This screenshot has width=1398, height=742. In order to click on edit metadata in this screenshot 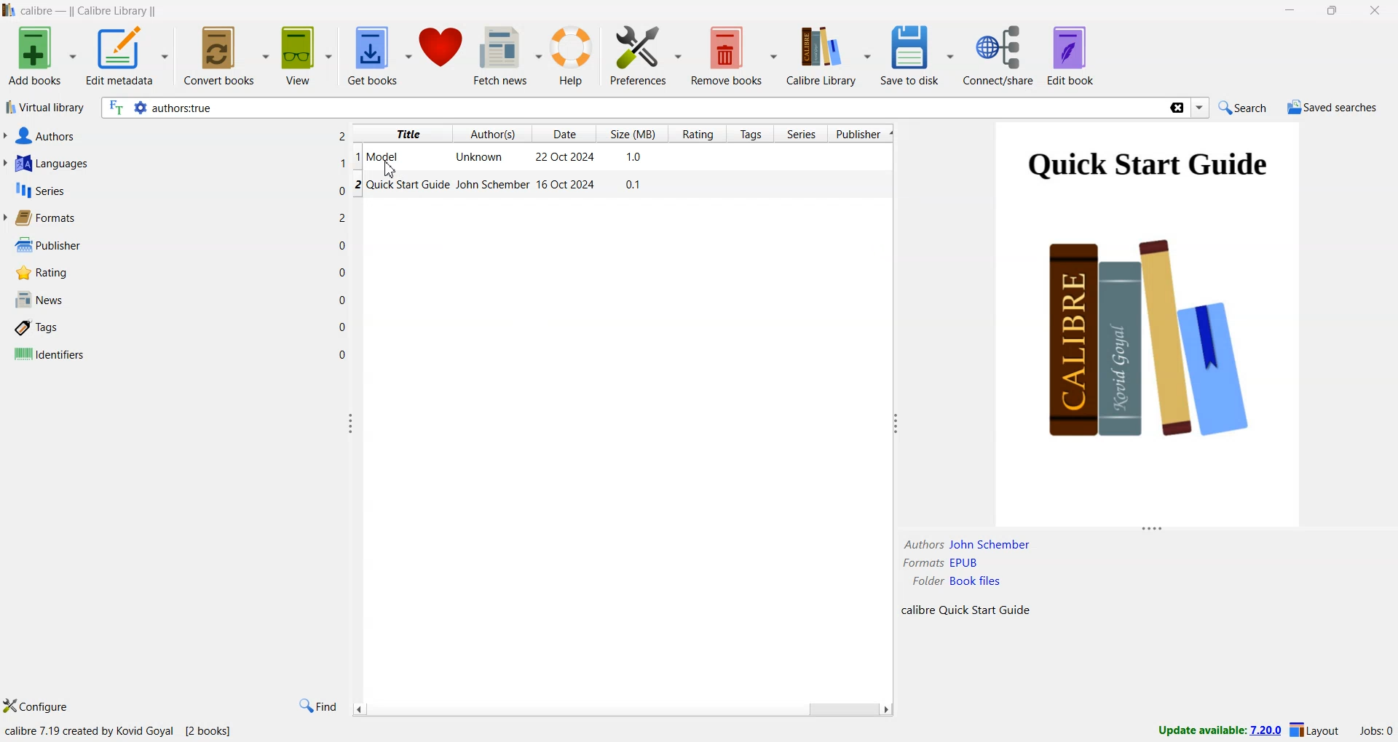, I will do `click(127, 57)`.